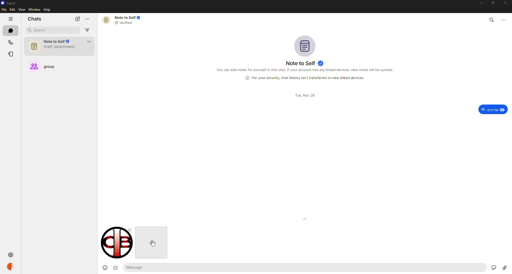 The width and height of the screenshot is (512, 274). I want to click on file, so click(3, 10).